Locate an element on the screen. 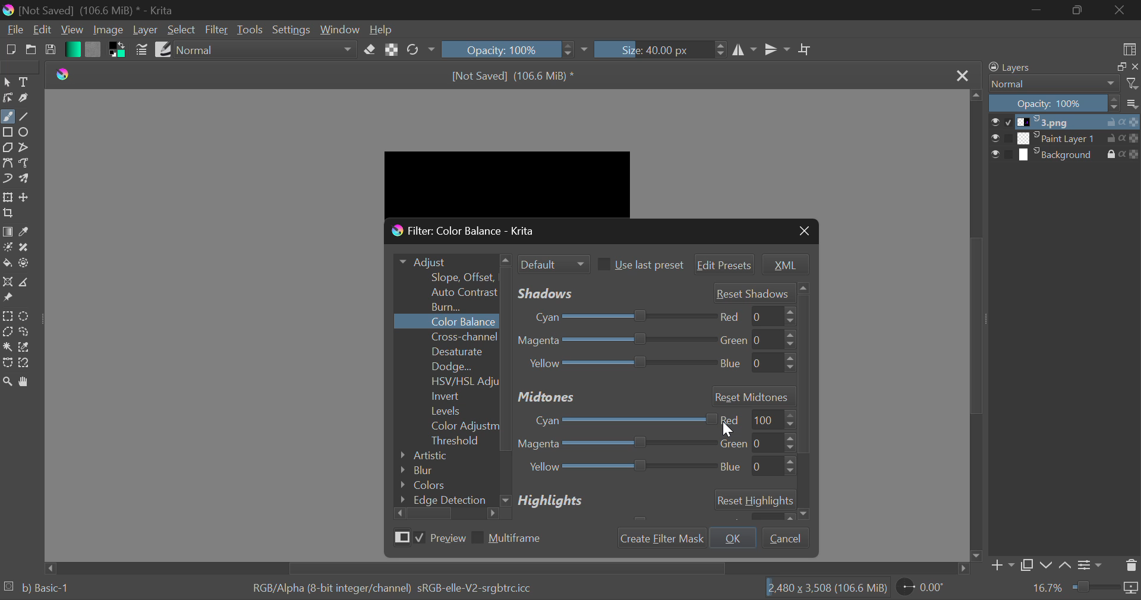  Similar Color Selector is located at coordinates (27, 347).